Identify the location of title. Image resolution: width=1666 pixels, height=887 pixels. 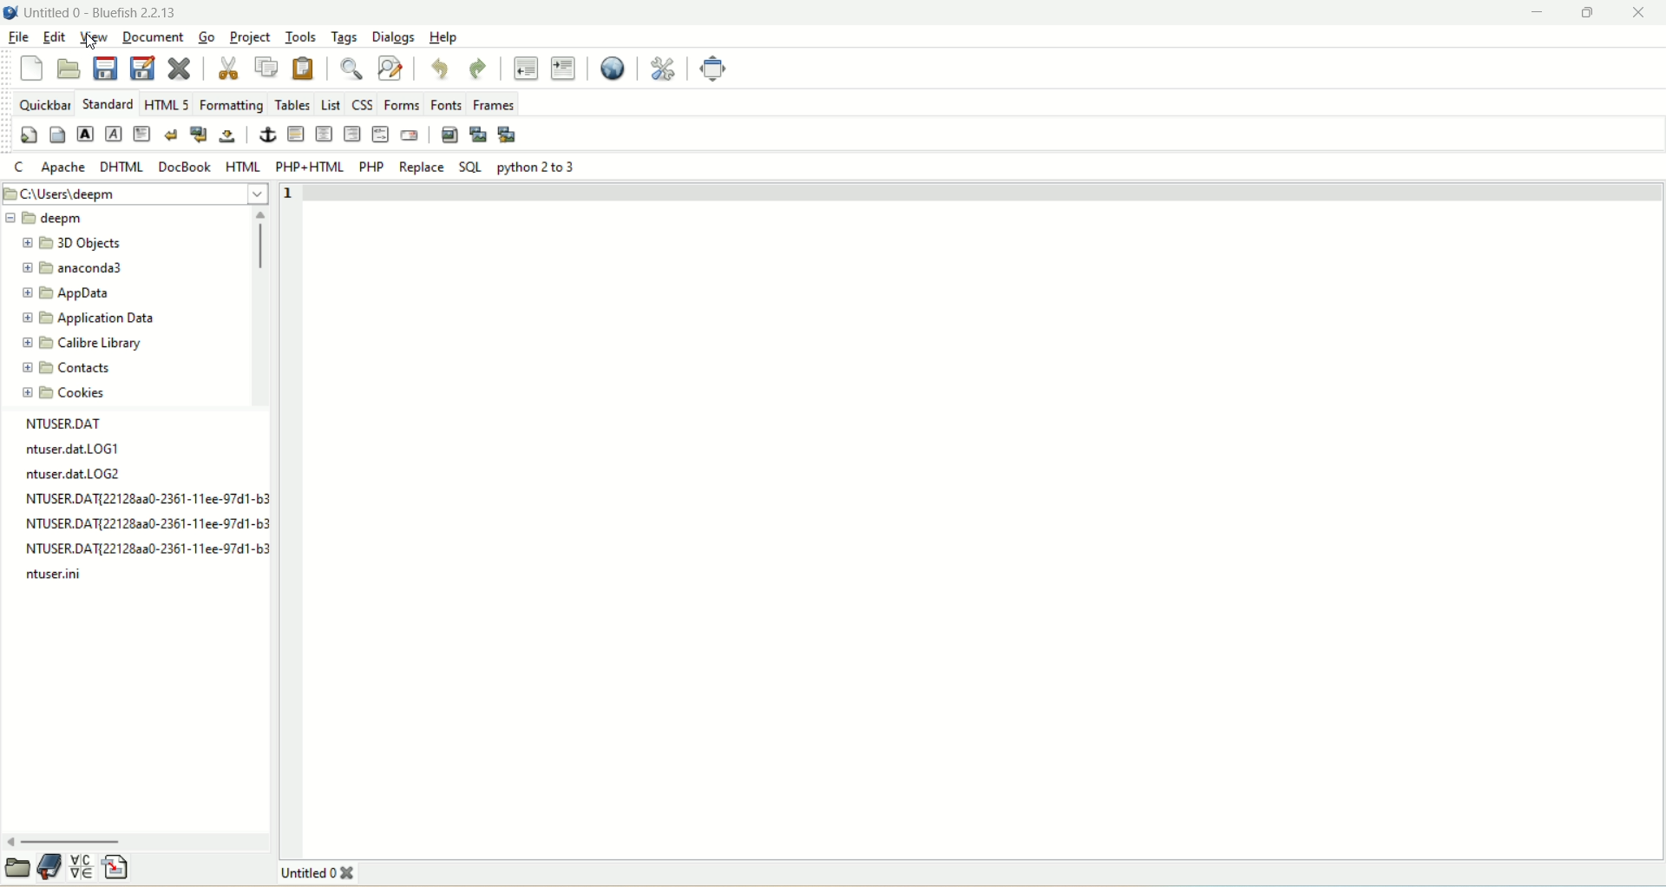
(100, 14).